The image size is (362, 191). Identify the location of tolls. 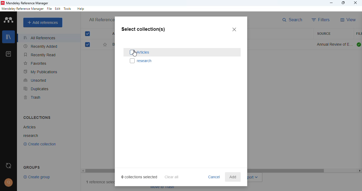
(68, 9).